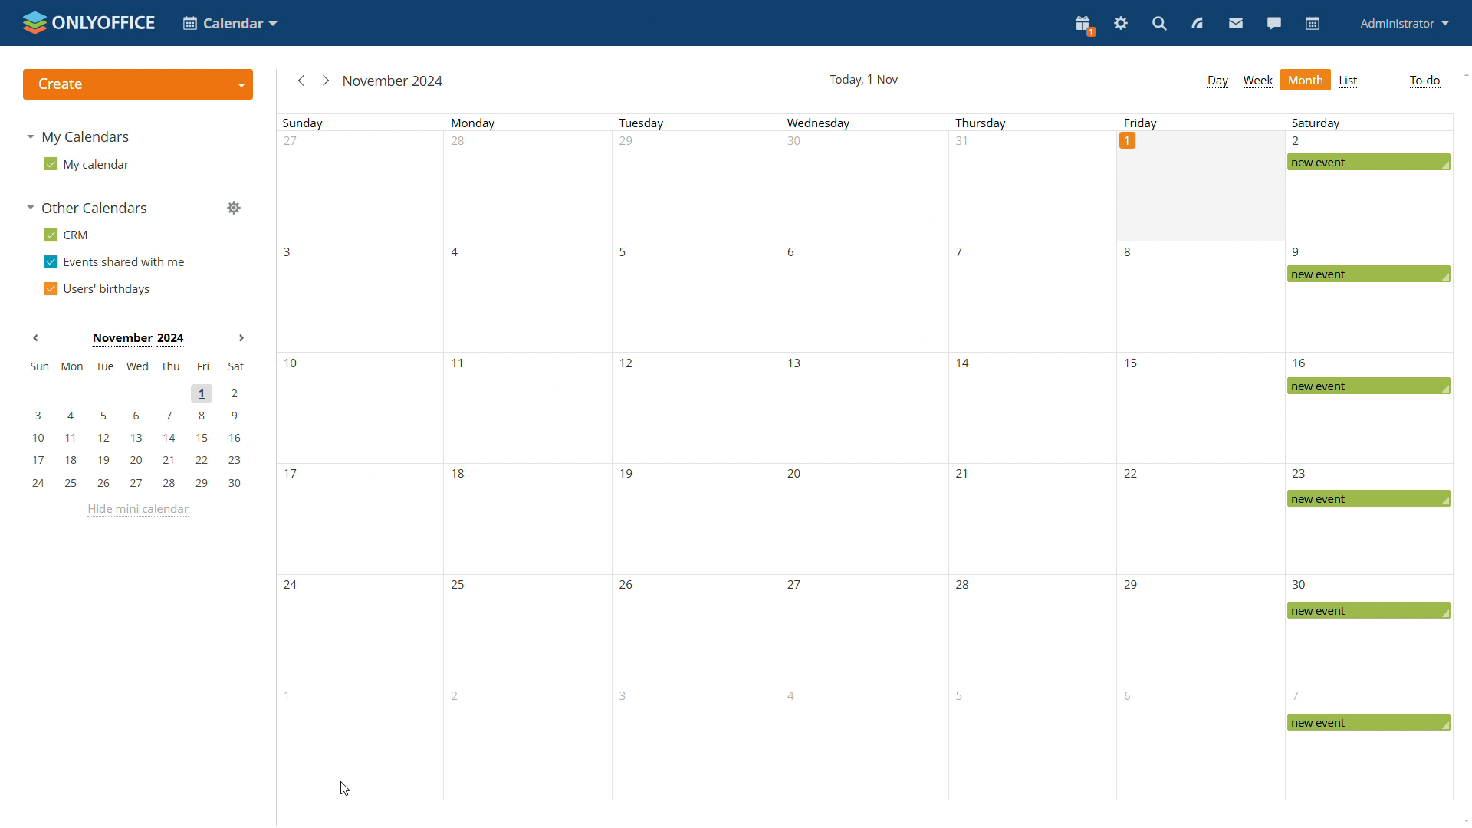  Describe the element at coordinates (1201, 122) in the screenshot. I see `Friday` at that location.